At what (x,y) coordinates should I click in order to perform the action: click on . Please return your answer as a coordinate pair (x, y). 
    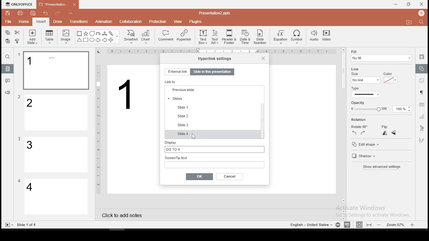
    Looking at the image, I should click on (19, 97).